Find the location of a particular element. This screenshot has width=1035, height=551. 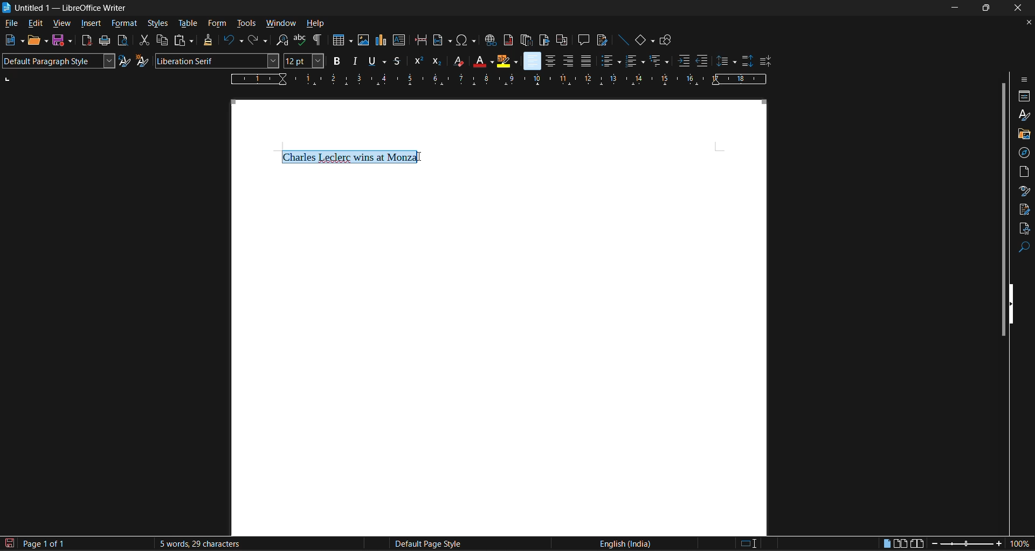

insert field is located at coordinates (443, 41).